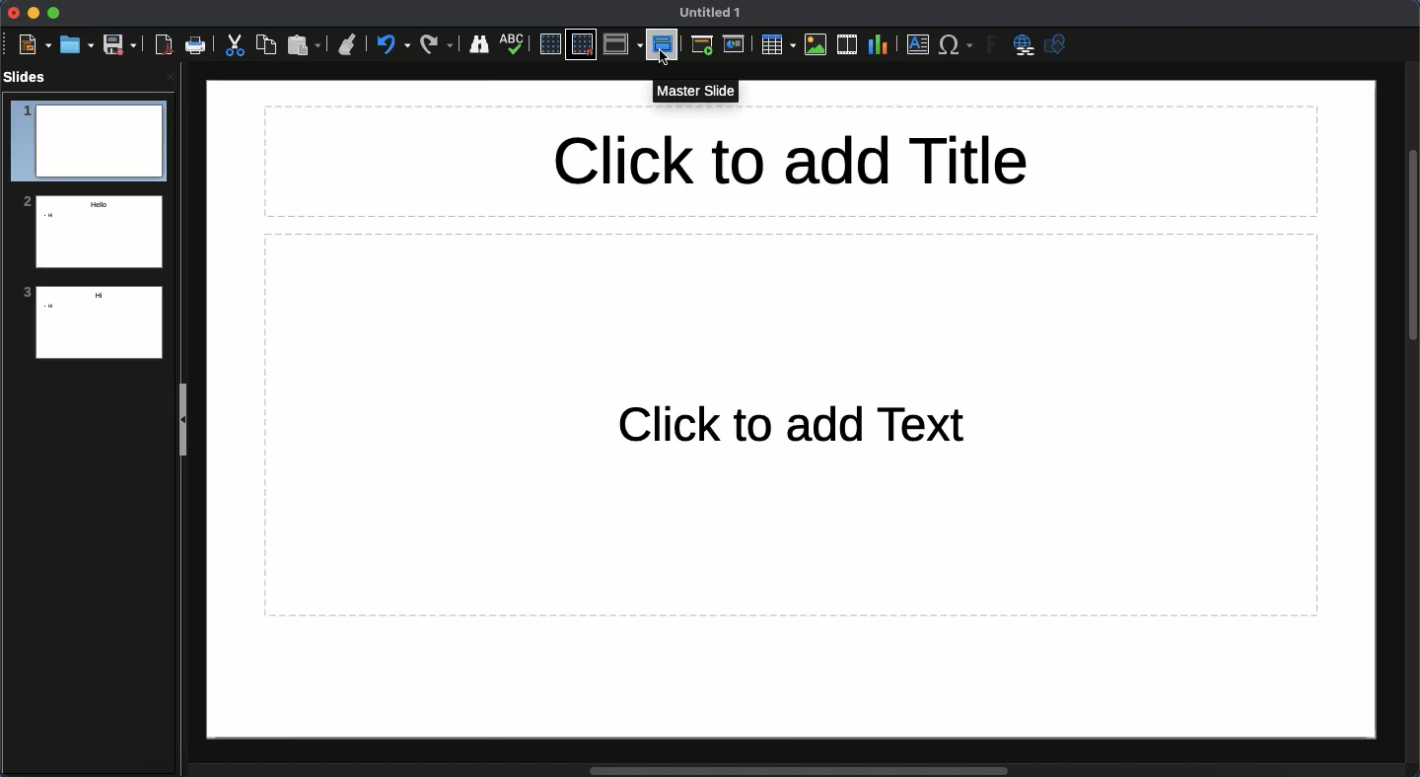 Image resolution: width=1420 pixels, height=777 pixels. I want to click on Display grid, so click(550, 44).